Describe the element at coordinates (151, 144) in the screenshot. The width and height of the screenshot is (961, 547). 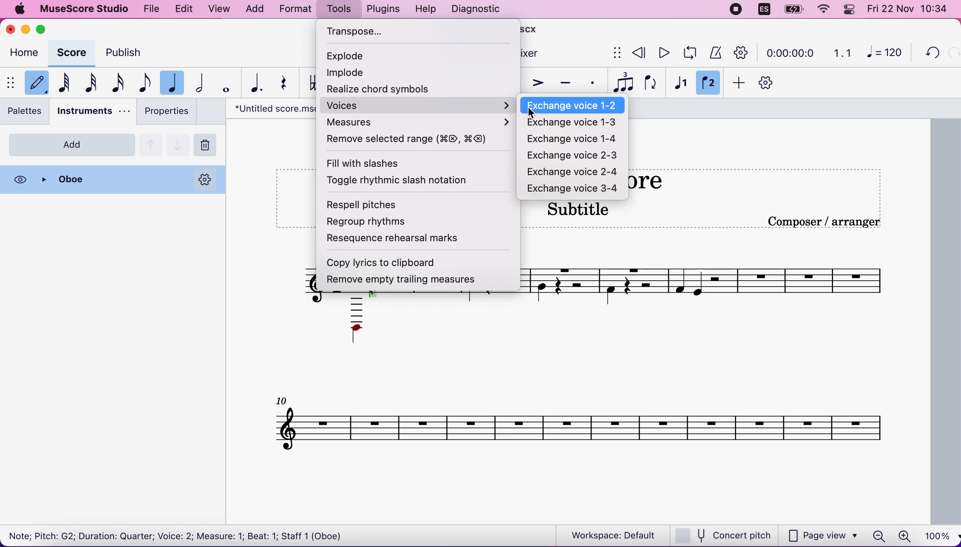
I see `go up` at that location.